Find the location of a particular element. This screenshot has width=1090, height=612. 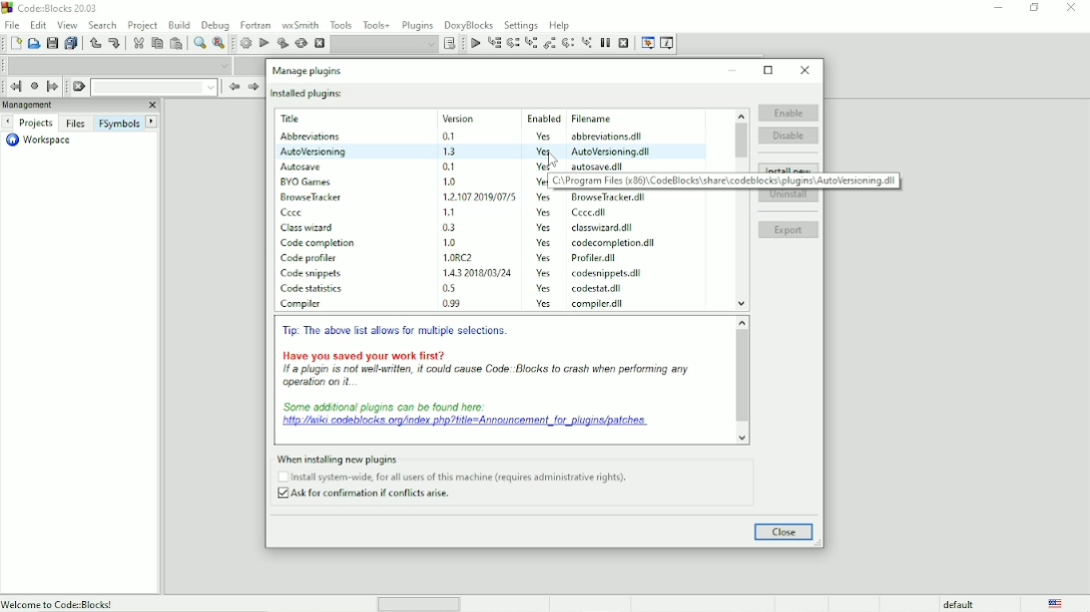

Fortran is located at coordinates (256, 25).